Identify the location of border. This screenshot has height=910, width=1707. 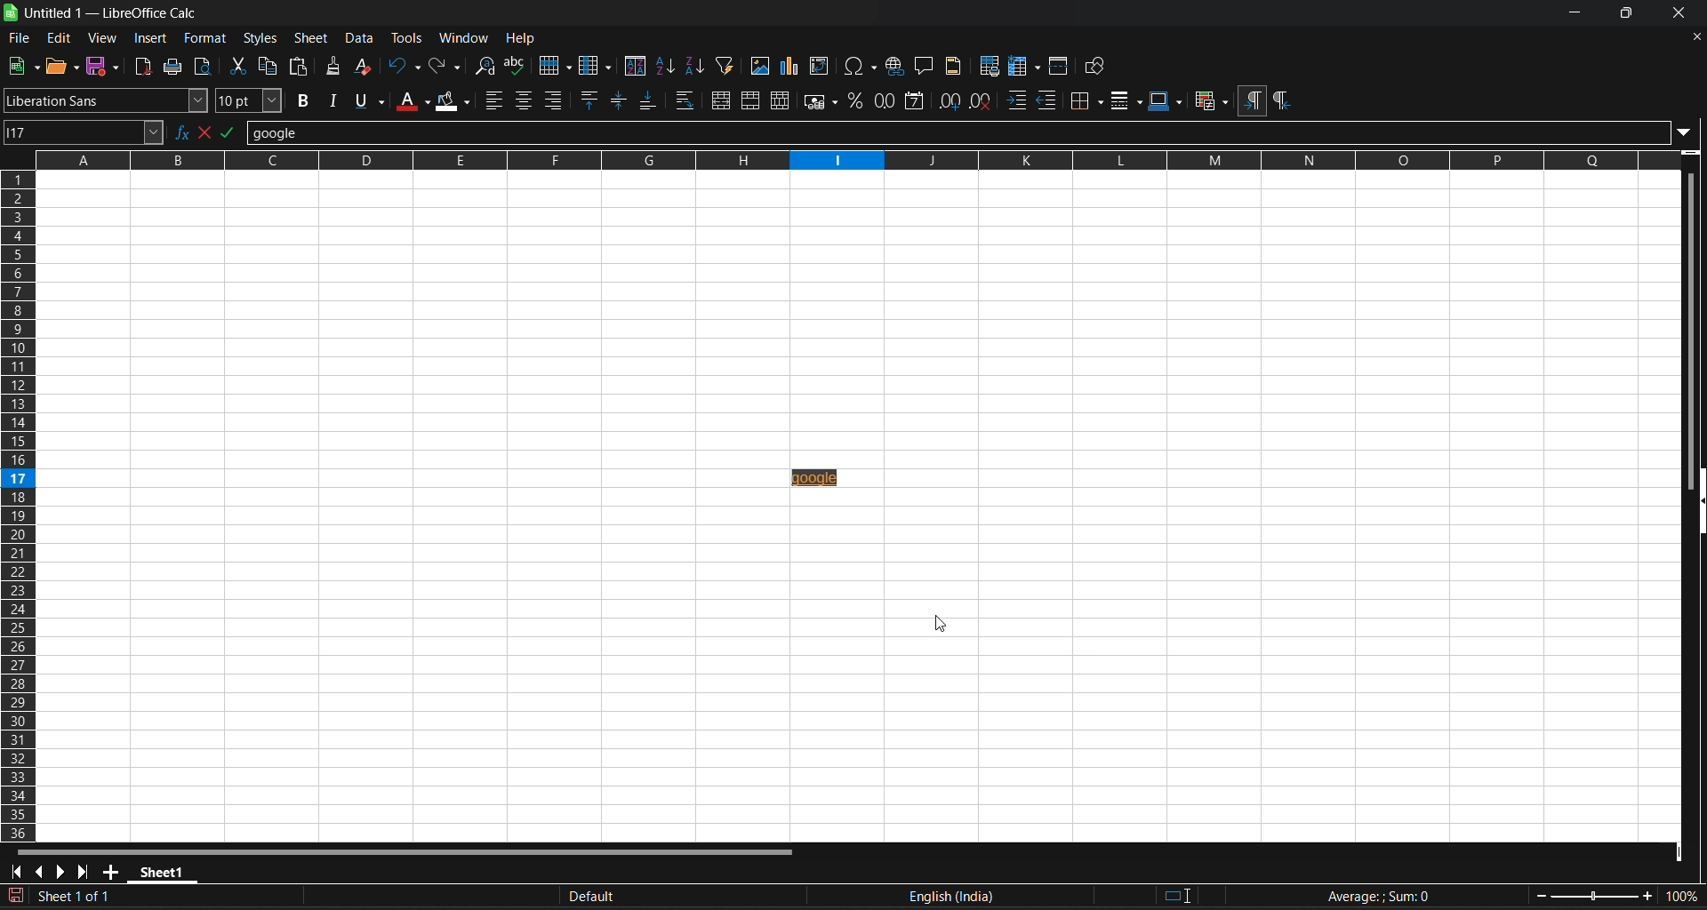
(1087, 100).